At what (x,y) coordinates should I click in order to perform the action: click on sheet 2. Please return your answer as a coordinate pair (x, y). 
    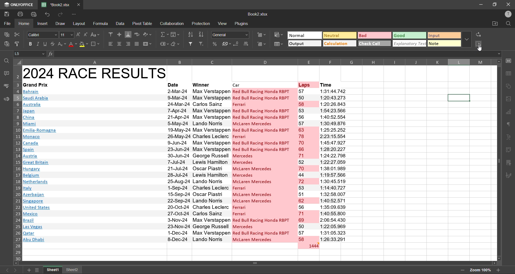
    Looking at the image, I should click on (73, 269).